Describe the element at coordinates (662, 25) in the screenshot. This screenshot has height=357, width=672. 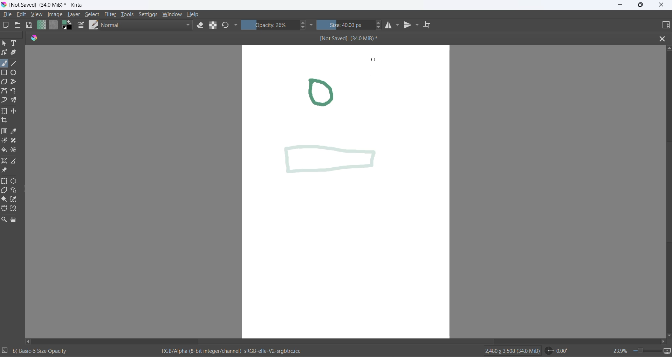
I see `choose workspace` at that location.